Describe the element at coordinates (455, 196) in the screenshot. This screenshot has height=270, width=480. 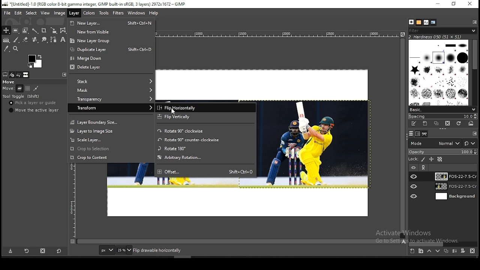
I see `layer` at that location.